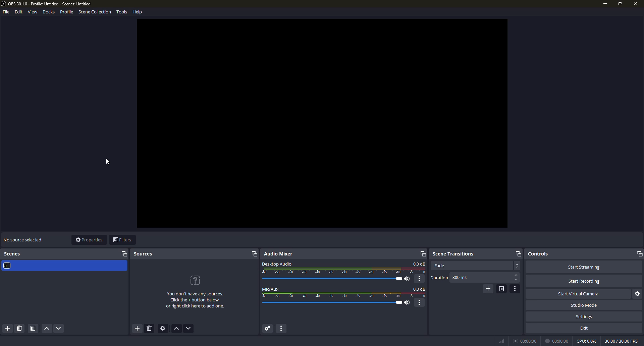 This screenshot has width=644, height=346. Describe the element at coordinates (122, 12) in the screenshot. I see `tools` at that location.